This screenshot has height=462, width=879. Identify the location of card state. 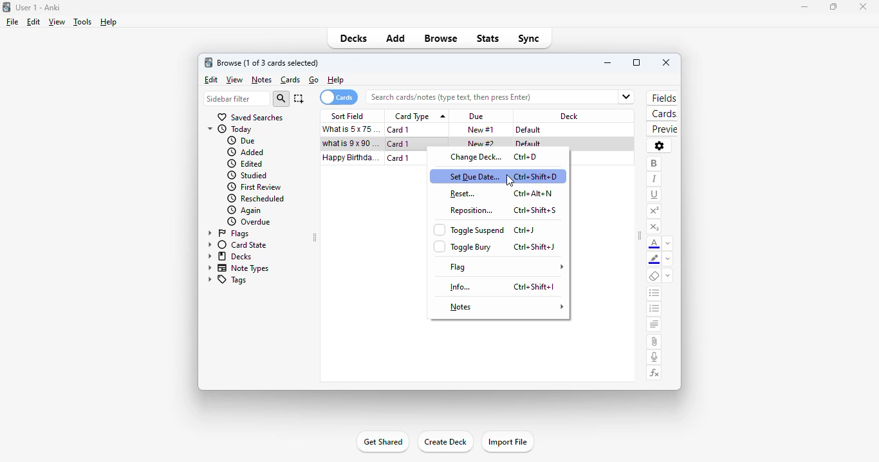
(236, 245).